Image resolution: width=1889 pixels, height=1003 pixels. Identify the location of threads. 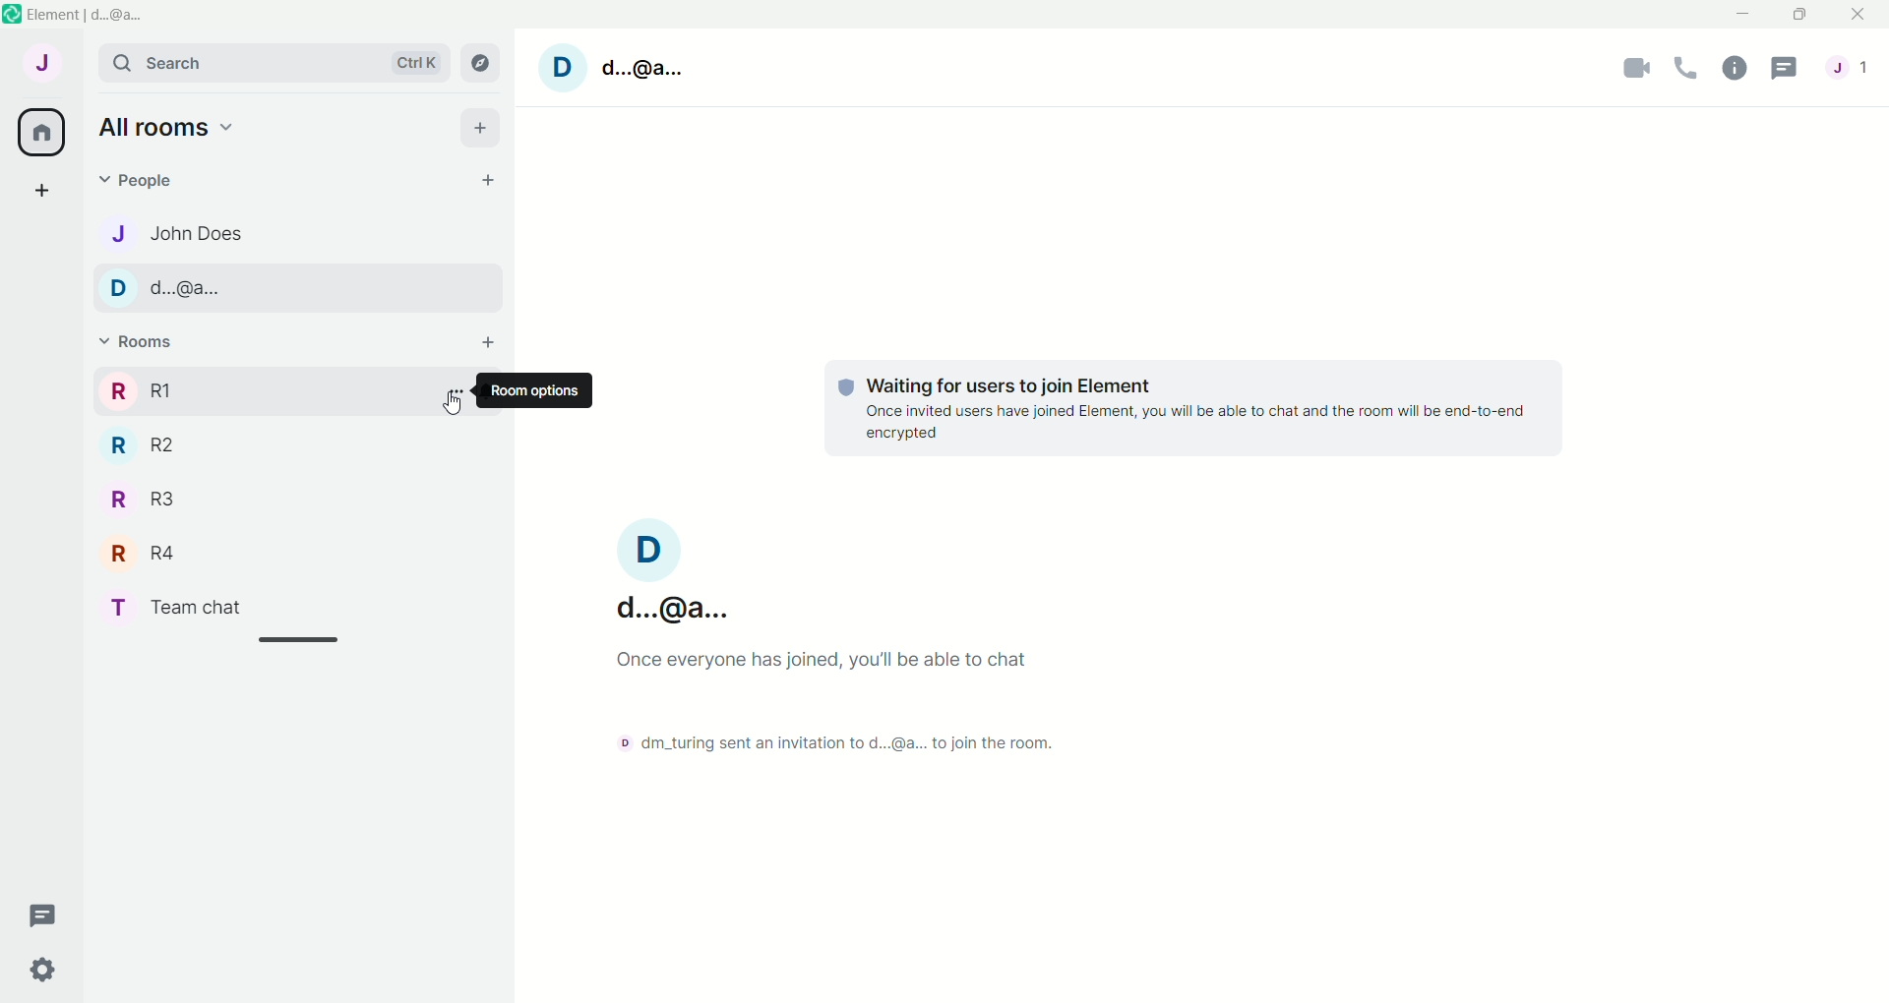
(1781, 70).